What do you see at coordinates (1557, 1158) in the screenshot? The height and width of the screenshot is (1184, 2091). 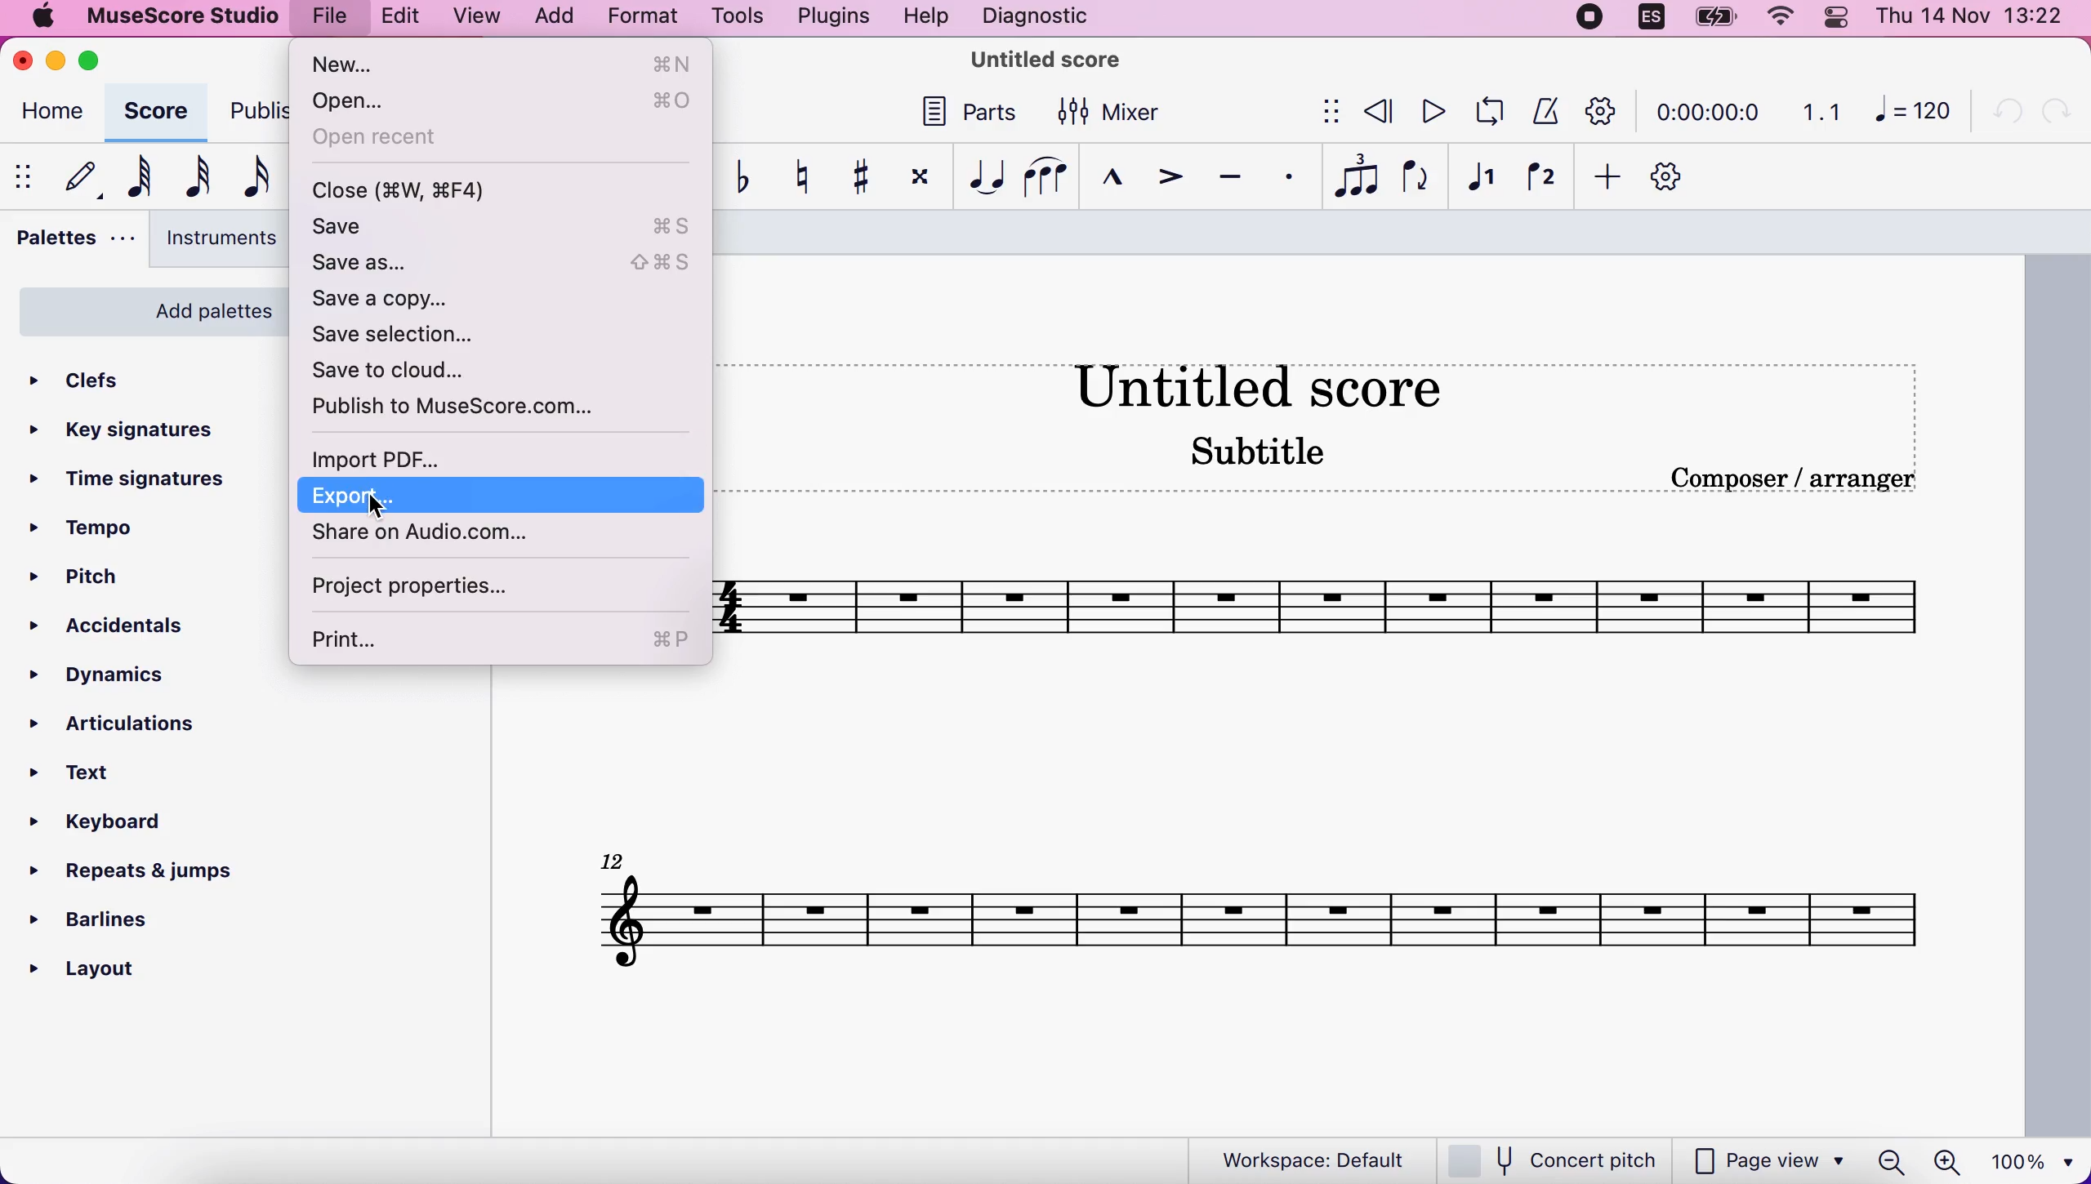 I see `concert pitch` at bounding box center [1557, 1158].